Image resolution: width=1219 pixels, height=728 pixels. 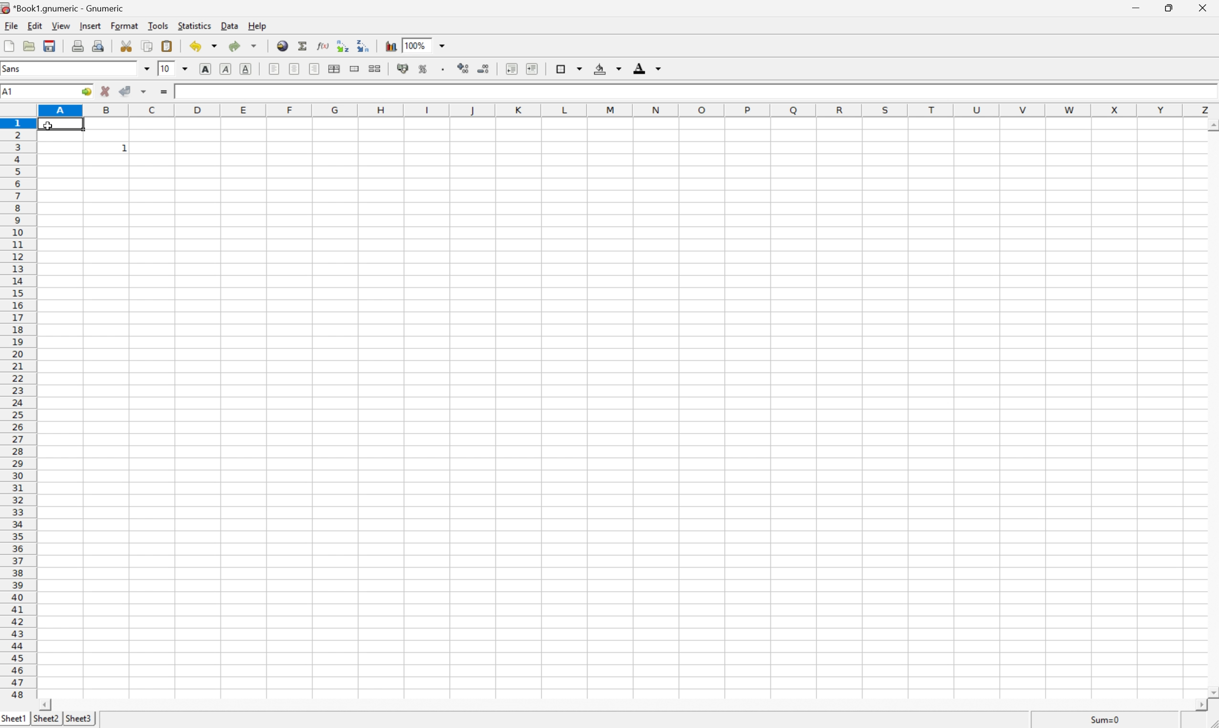 What do you see at coordinates (204, 46) in the screenshot?
I see `undo` at bounding box center [204, 46].